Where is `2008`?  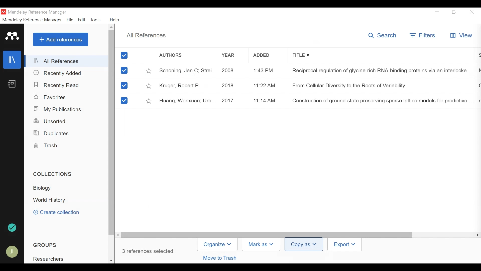 2008 is located at coordinates (232, 70).